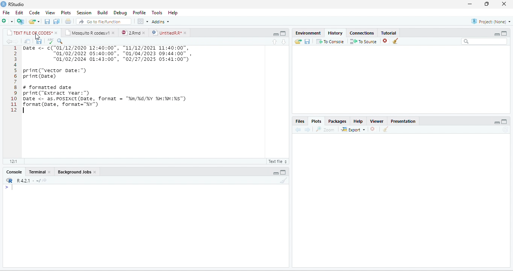 This screenshot has width=513, height=271. Describe the element at coordinates (36, 172) in the screenshot. I see `Terminal ` at that location.